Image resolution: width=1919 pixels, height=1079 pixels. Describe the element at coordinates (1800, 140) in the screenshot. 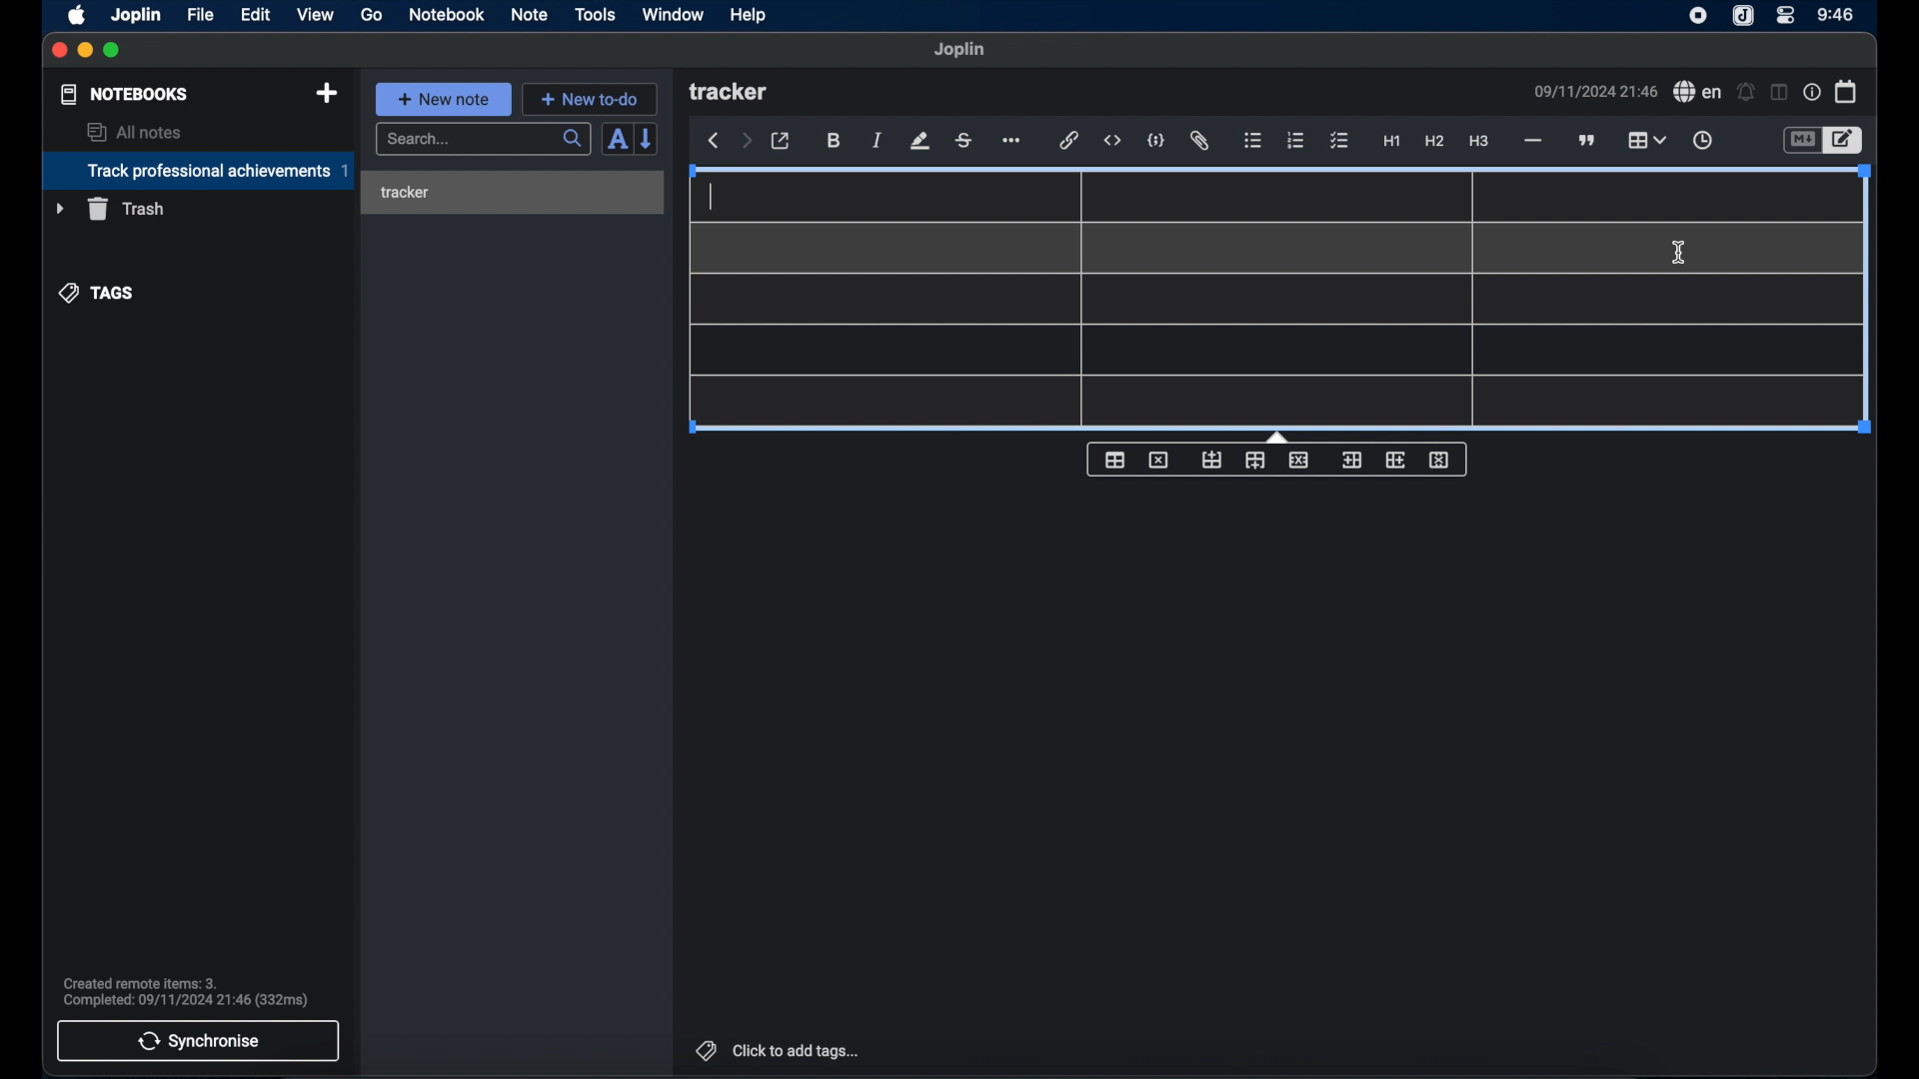

I see `toggle editor` at that location.